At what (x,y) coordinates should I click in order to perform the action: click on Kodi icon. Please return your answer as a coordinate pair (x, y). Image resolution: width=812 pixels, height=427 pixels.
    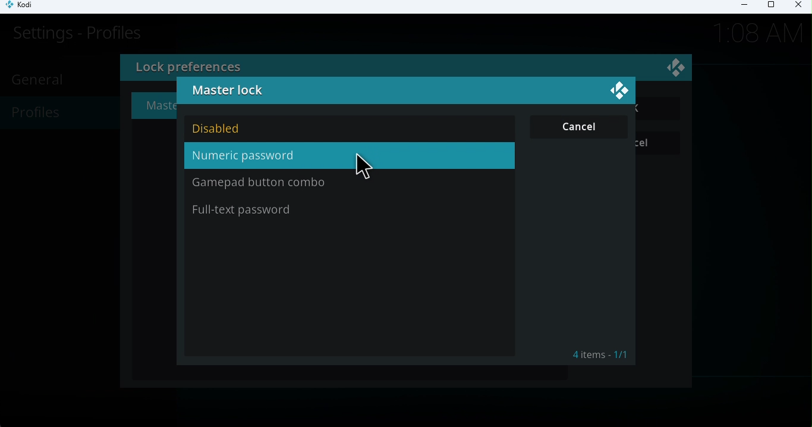
    Looking at the image, I should click on (25, 7).